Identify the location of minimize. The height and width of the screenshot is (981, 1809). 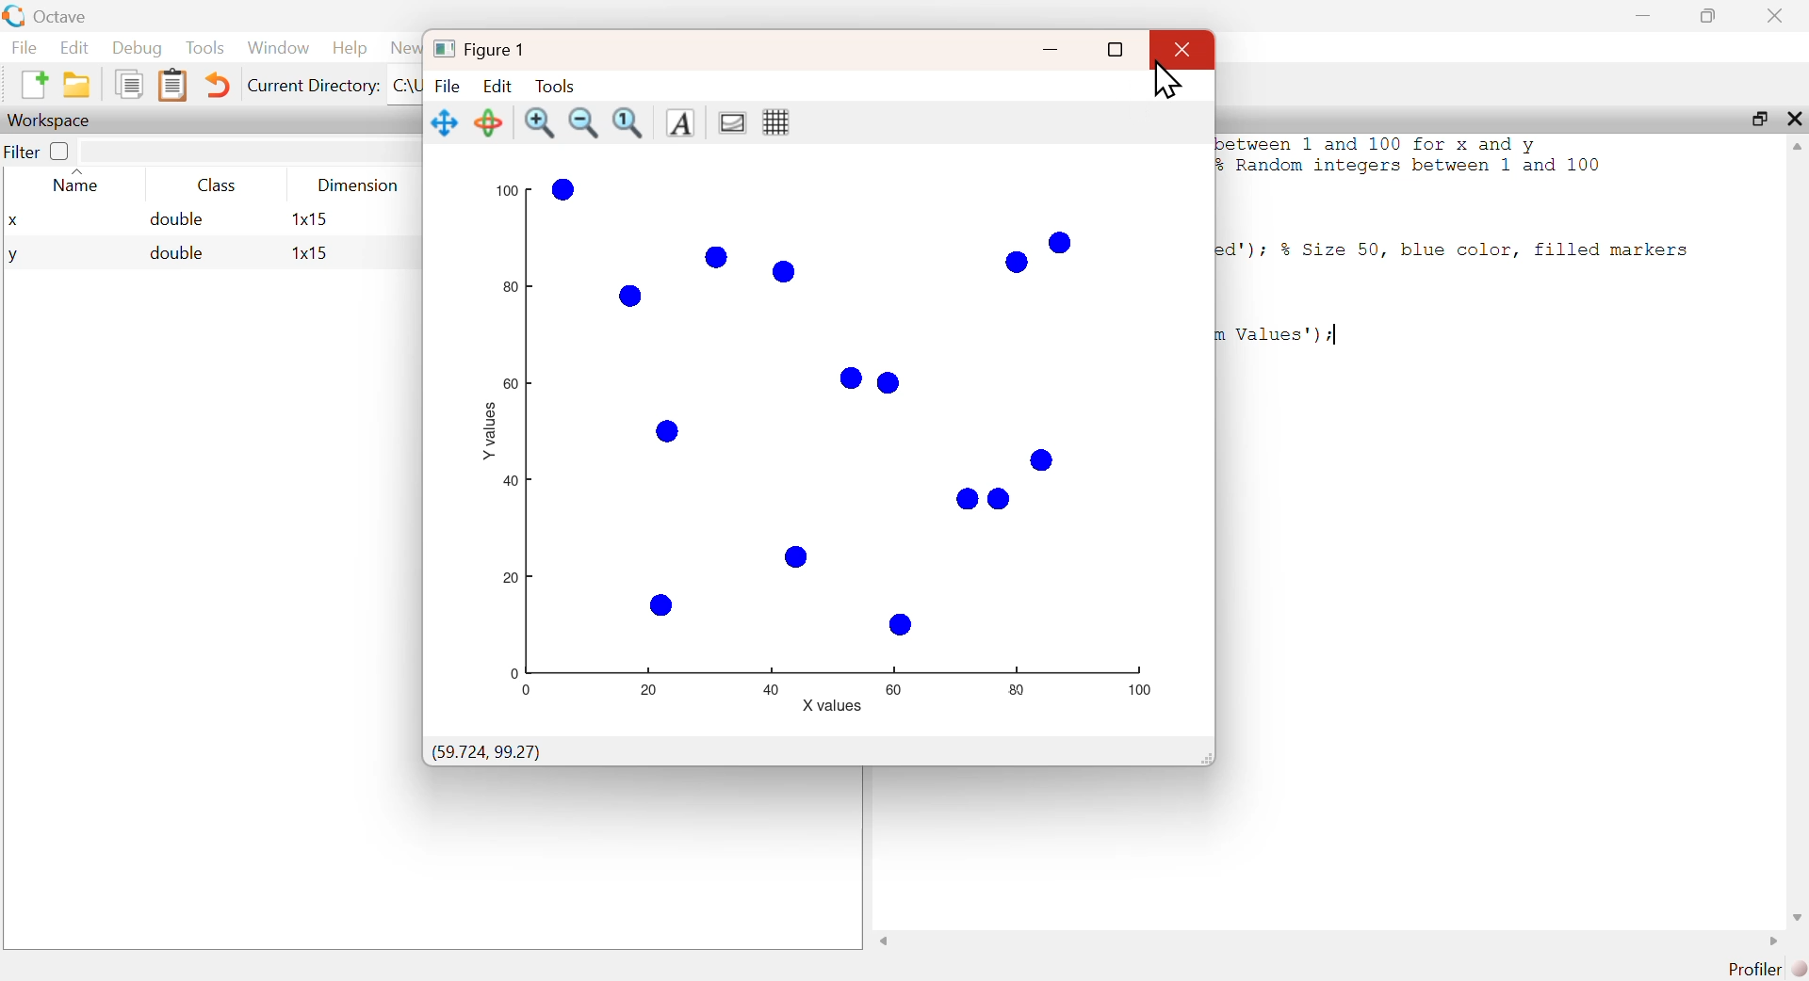
(1646, 16).